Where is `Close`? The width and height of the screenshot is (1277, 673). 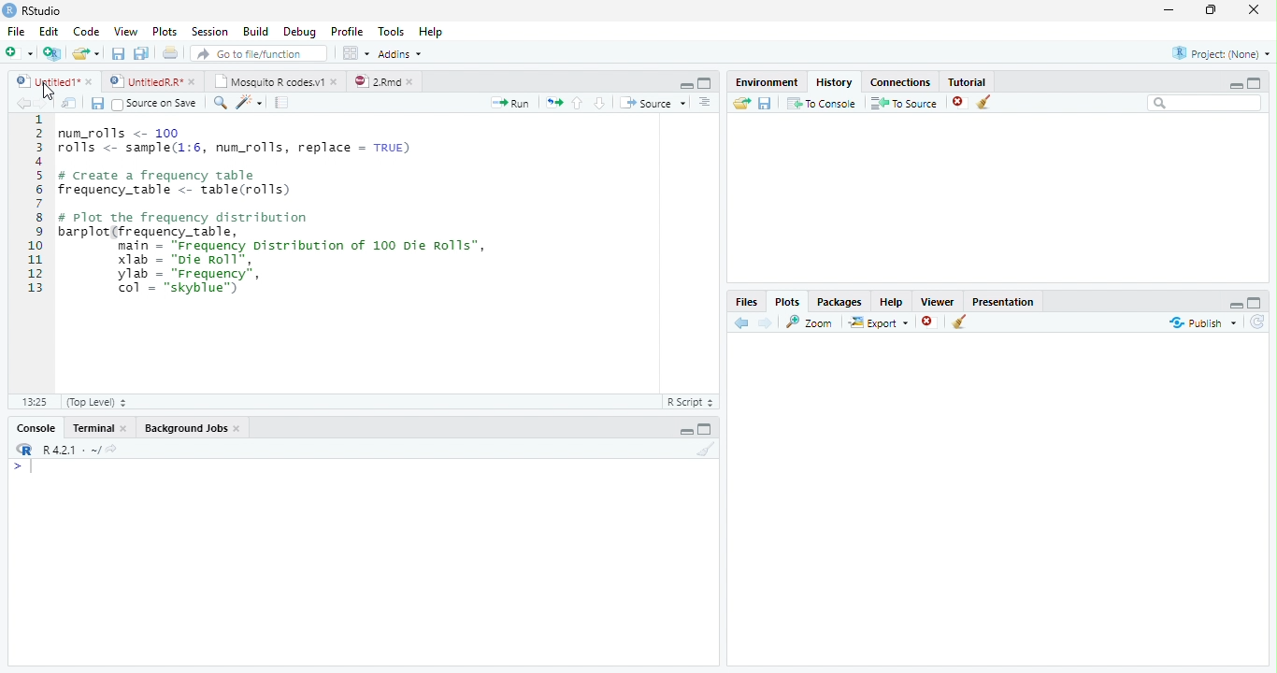 Close is located at coordinates (1255, 10).